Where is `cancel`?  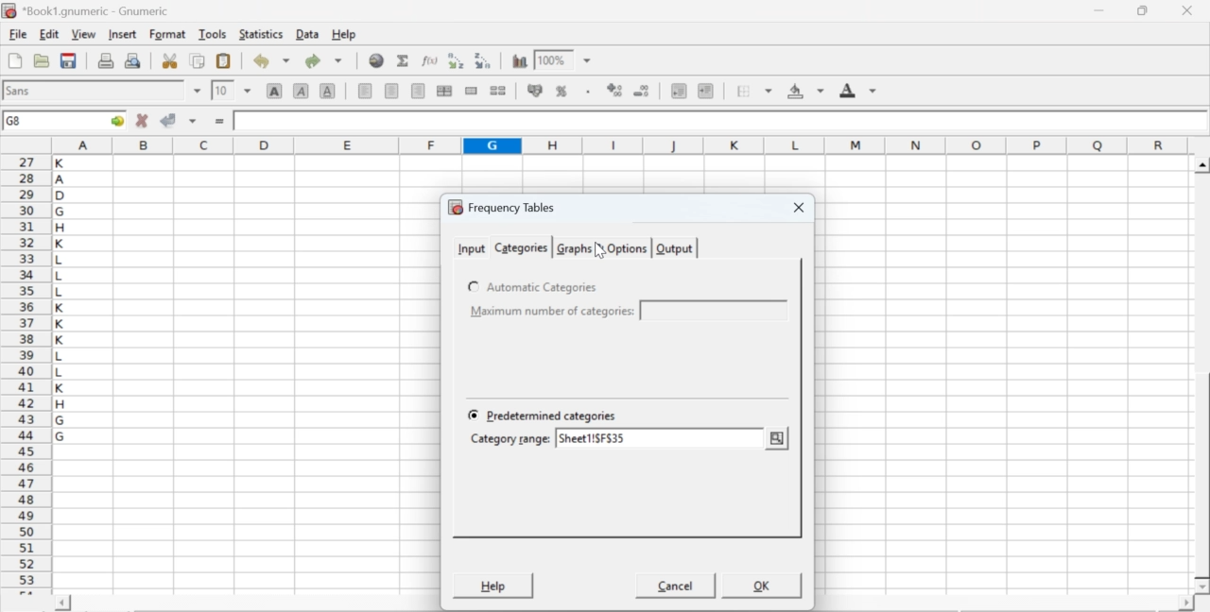
cancel is located at coordinates (676, 588).